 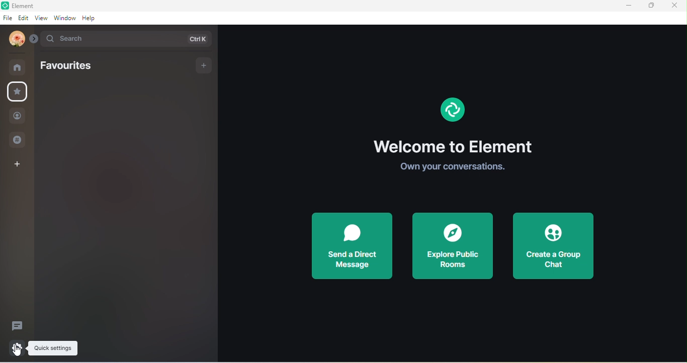 What do you see at coordinates (19, 324) in the screenshot?
I see `threads` at bounding box center [19, 324].